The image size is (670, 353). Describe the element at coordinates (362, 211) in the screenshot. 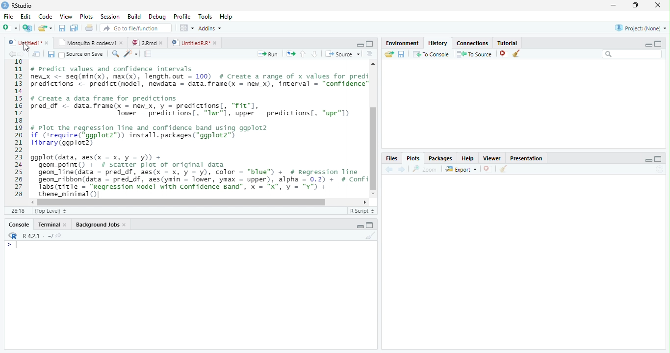

I see `R script` at that location.